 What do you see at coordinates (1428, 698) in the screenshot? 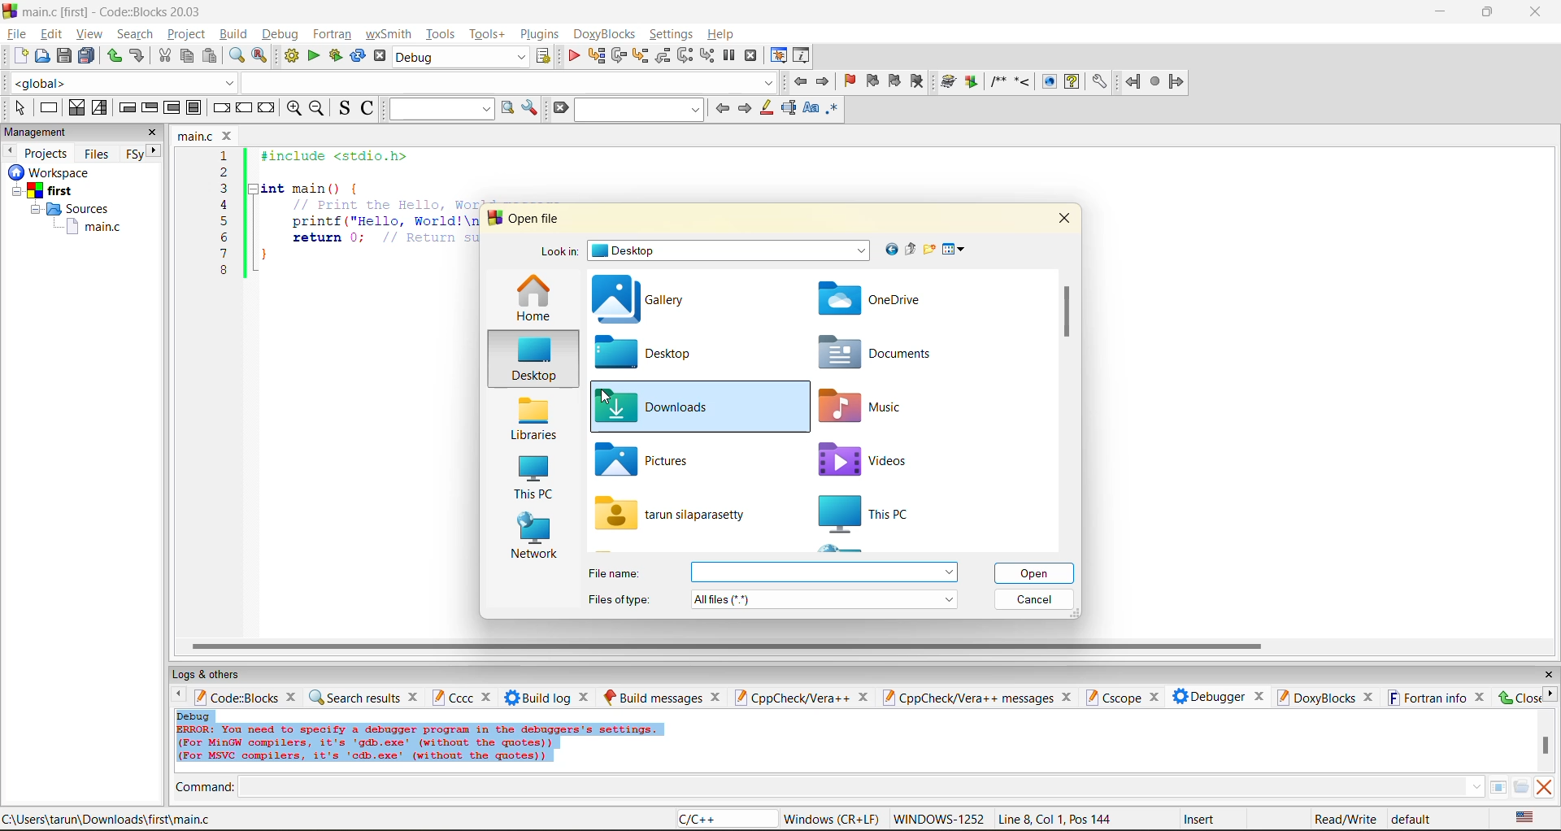
I see `fortran info` at bounding box center [1428, 698].